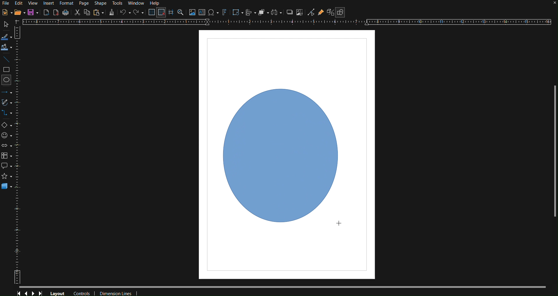 The image size is (558, 296). What do you see at coordinates (66, 13) in the screenshot?
I see `Print` at bounding box center [66, 13].